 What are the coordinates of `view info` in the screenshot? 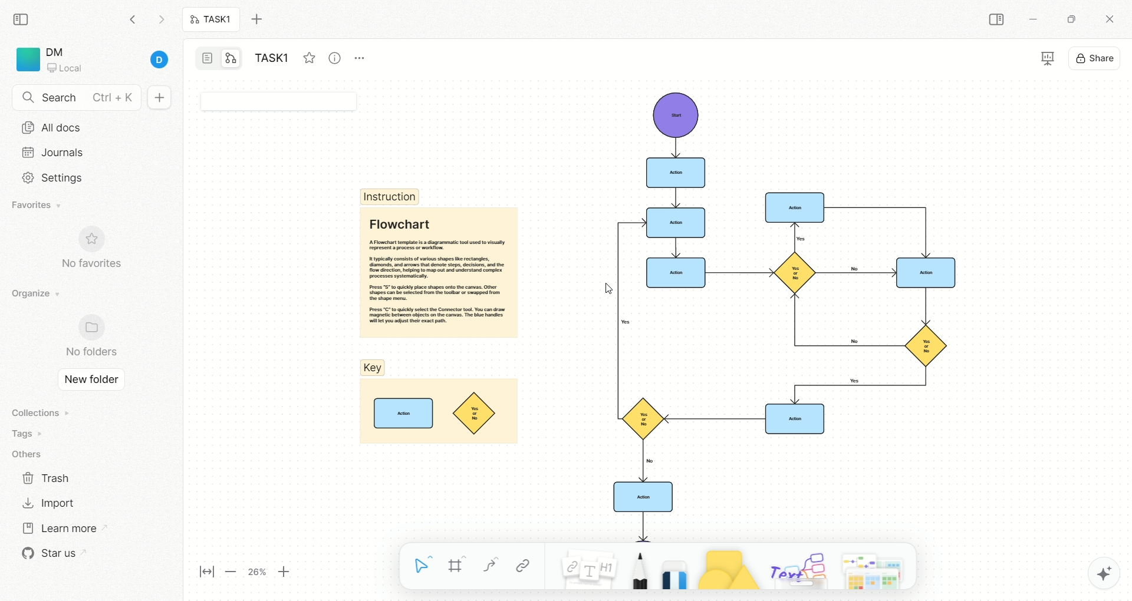 It's located at (337, 58).